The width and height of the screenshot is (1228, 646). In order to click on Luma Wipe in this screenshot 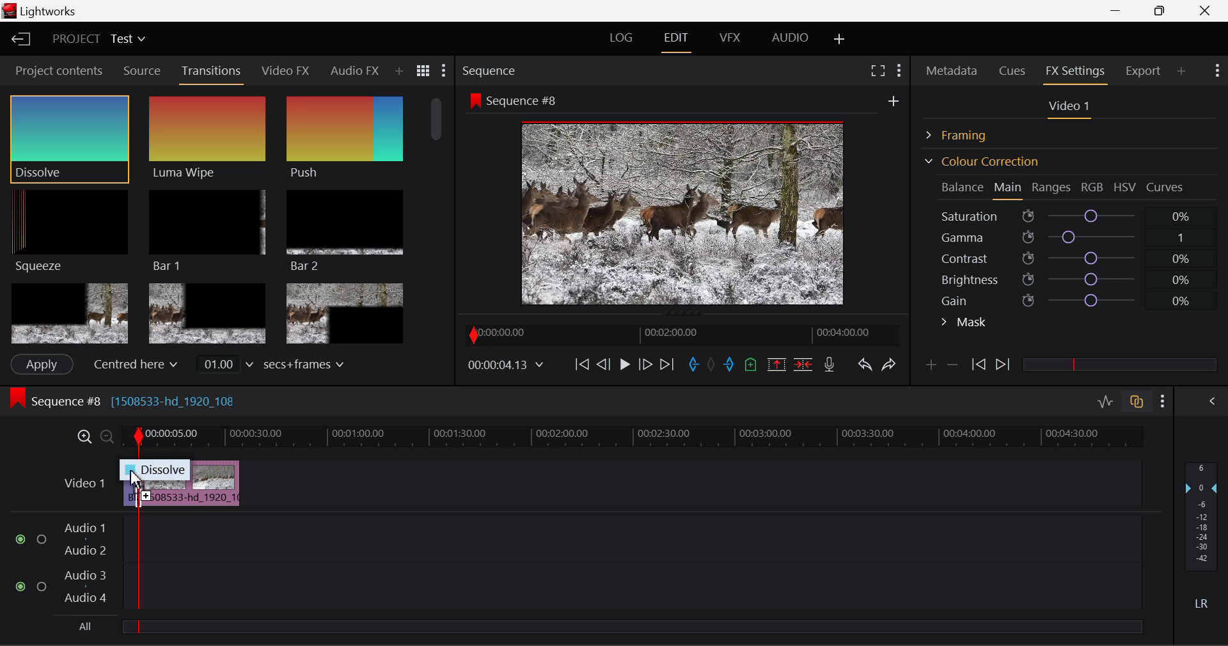, I will do `click(204, 138)`.